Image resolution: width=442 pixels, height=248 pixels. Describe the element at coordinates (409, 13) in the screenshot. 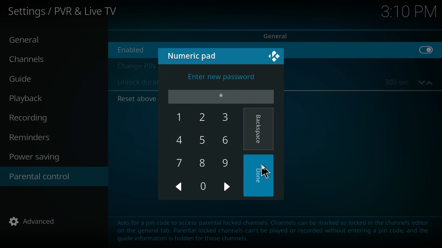

I see `time` at that location.